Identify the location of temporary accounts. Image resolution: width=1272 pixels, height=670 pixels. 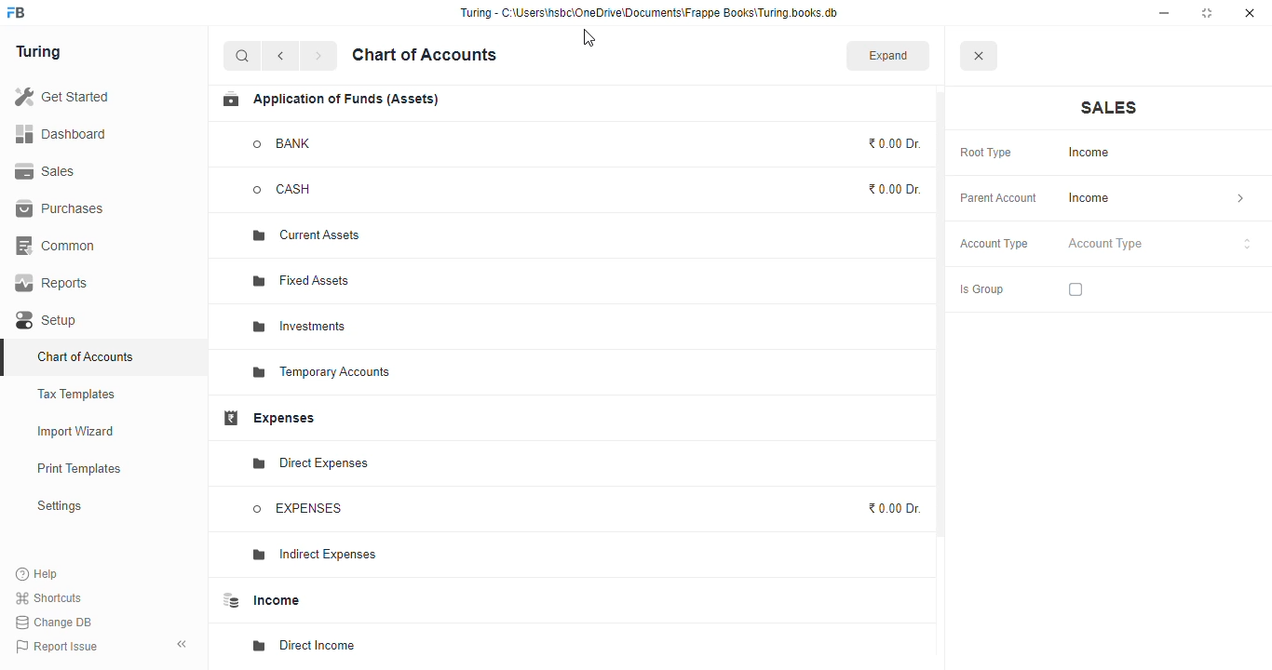
(321, 373).